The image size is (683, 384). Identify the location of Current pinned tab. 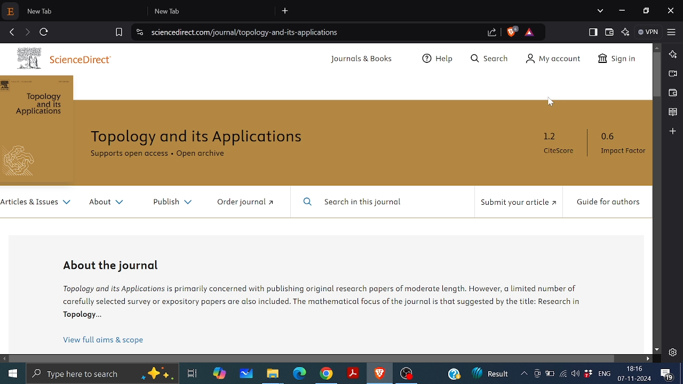
(11, 12).